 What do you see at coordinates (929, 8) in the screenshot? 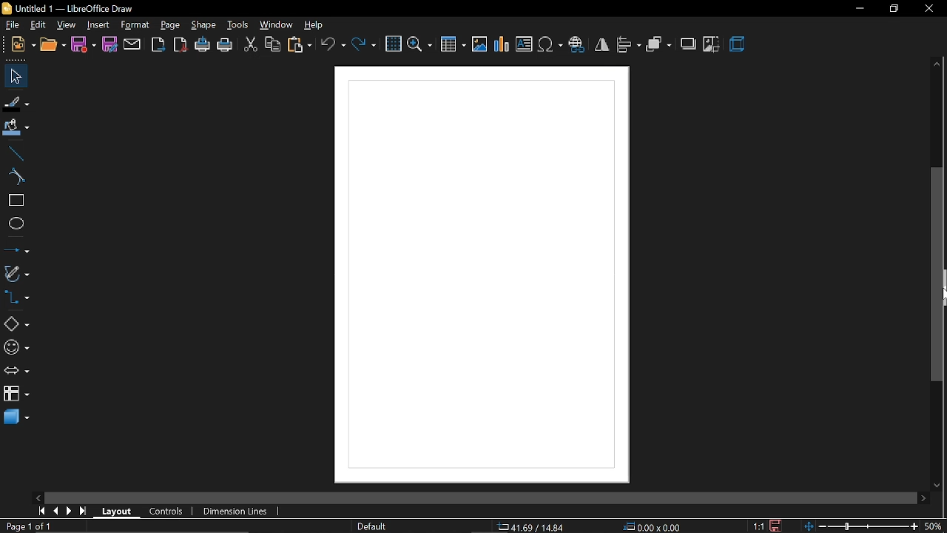
I see `close` at bounding box center [929, 8].